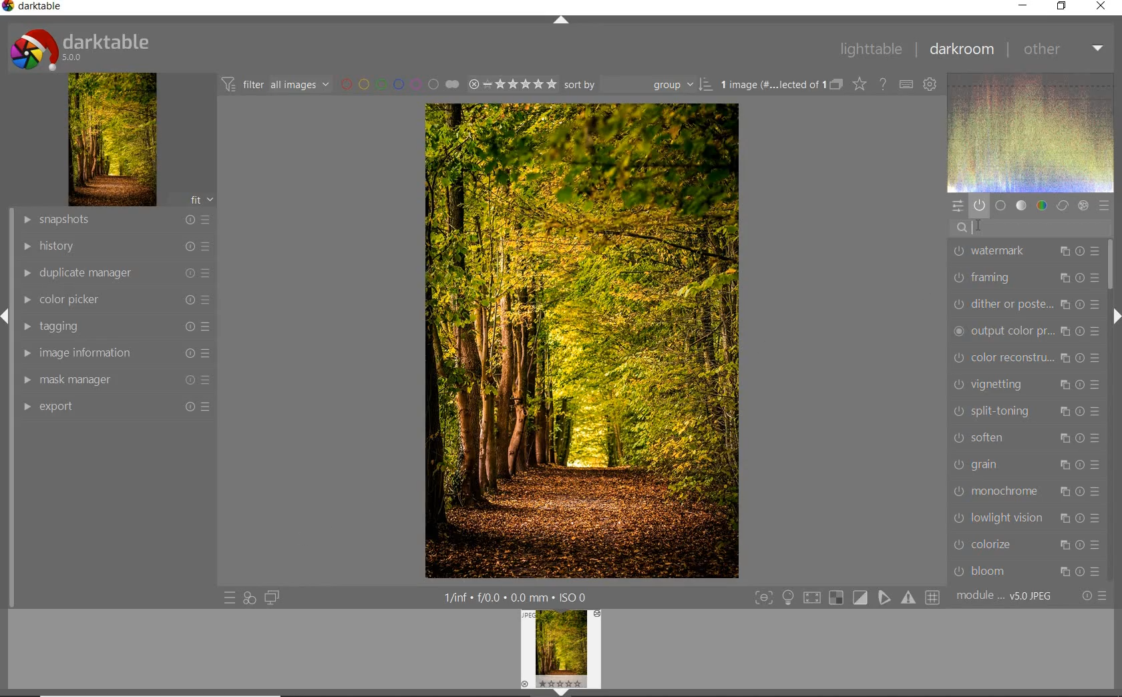 The width and height of the screenshot is (1122, 697). What do you see at coordinates (1024, 5) in the screenshot?
I see `minimize` at bounding box center [1024, 5].